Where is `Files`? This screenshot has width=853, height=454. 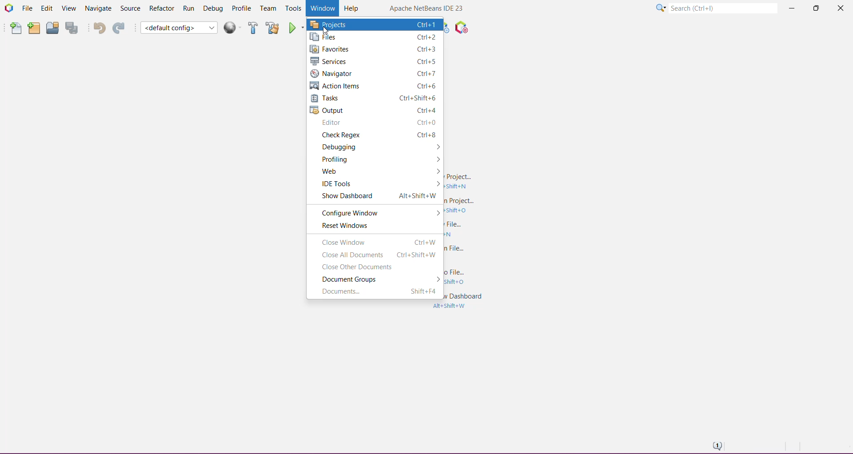
Files is located at coordinates (374, 38).